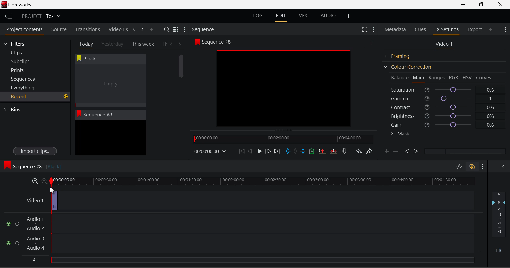 The image size is (510, 268). What do you see at coordinates (54, 201) in the screenshot?
I see `Clip 1 Segment` at bounding box center [54, 201].